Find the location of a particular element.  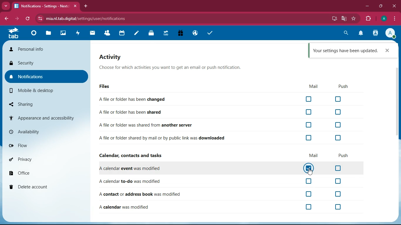

Upgrade is located at coordinates (166, 34).